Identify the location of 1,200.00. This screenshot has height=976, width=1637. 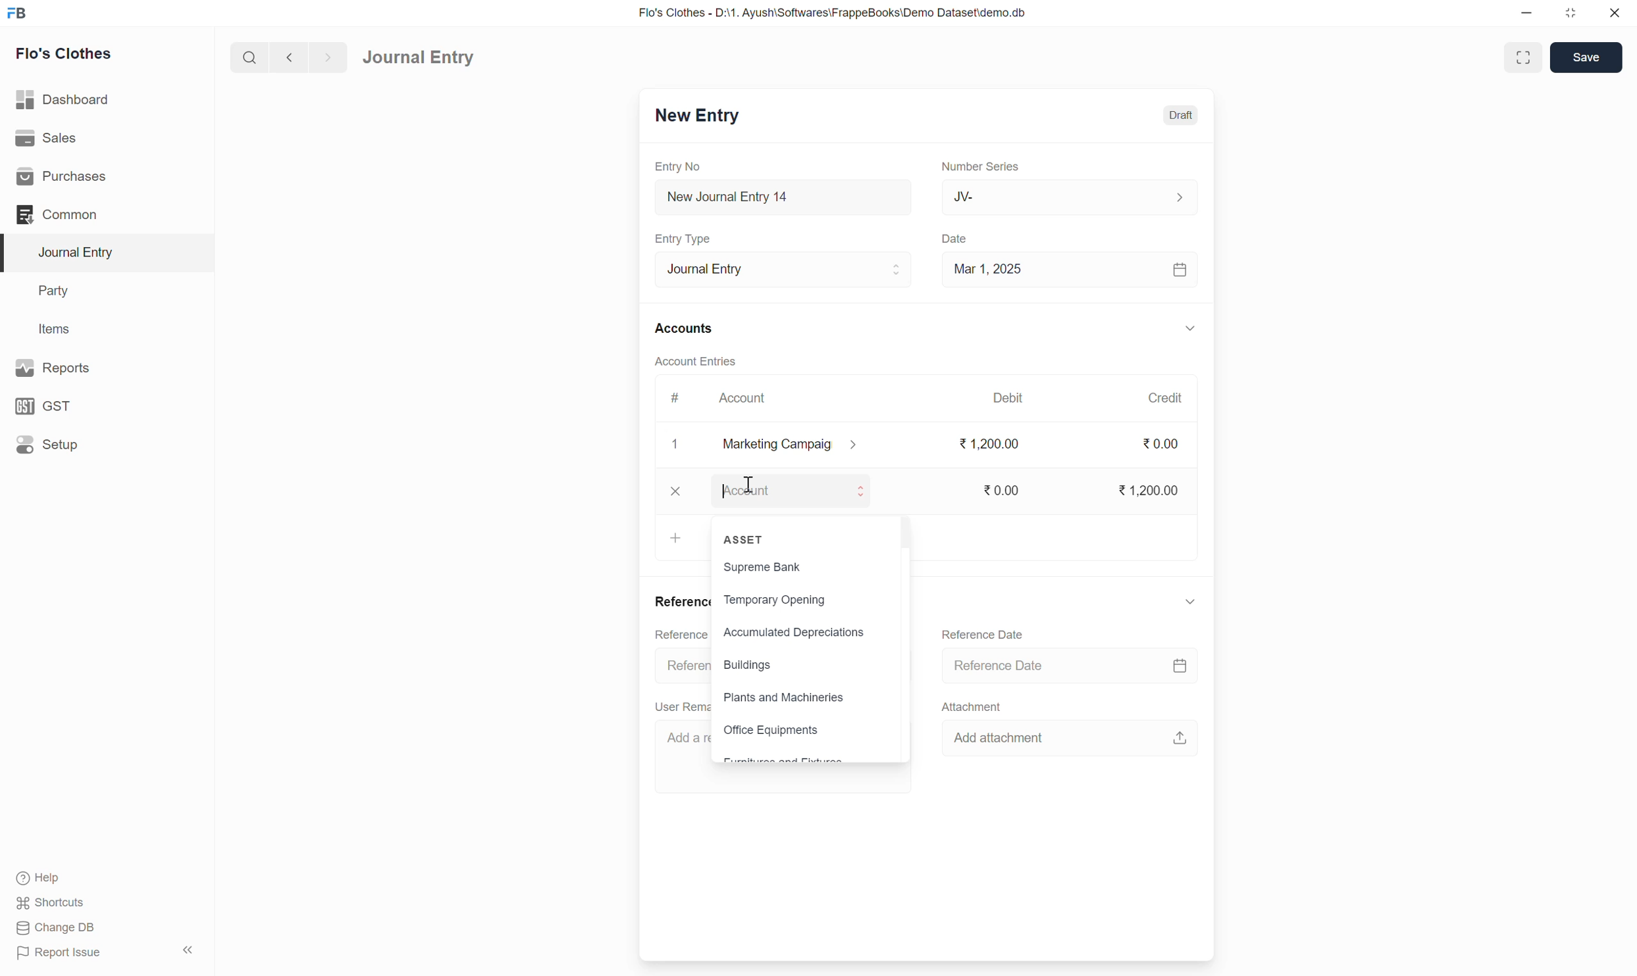
(992, 445).